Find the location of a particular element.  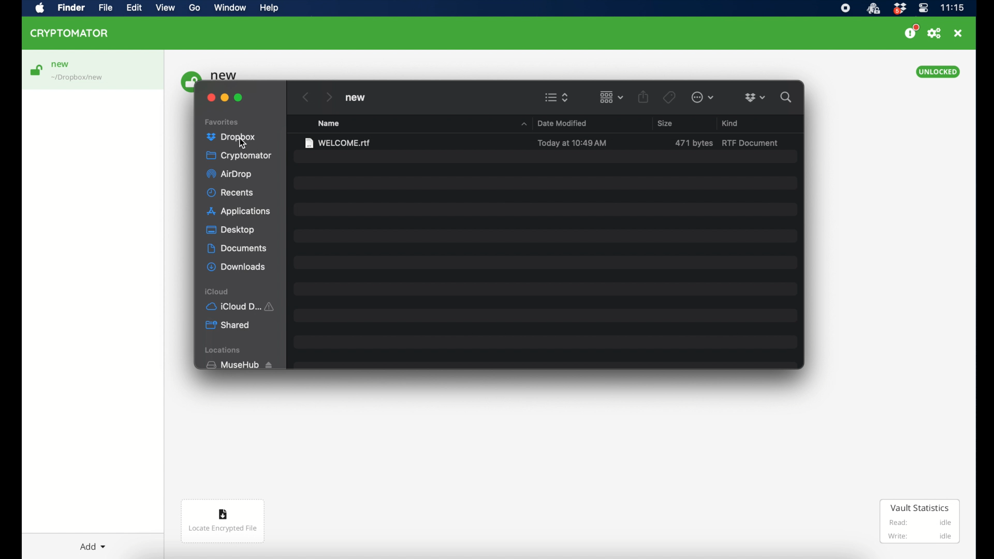

support us is located at coordinates (911, 32).